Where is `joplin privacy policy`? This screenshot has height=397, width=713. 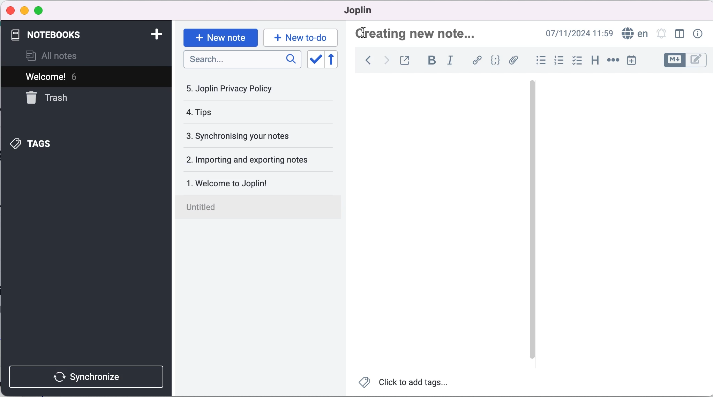 joplin privacy policy is located at coordinates (234, 89).